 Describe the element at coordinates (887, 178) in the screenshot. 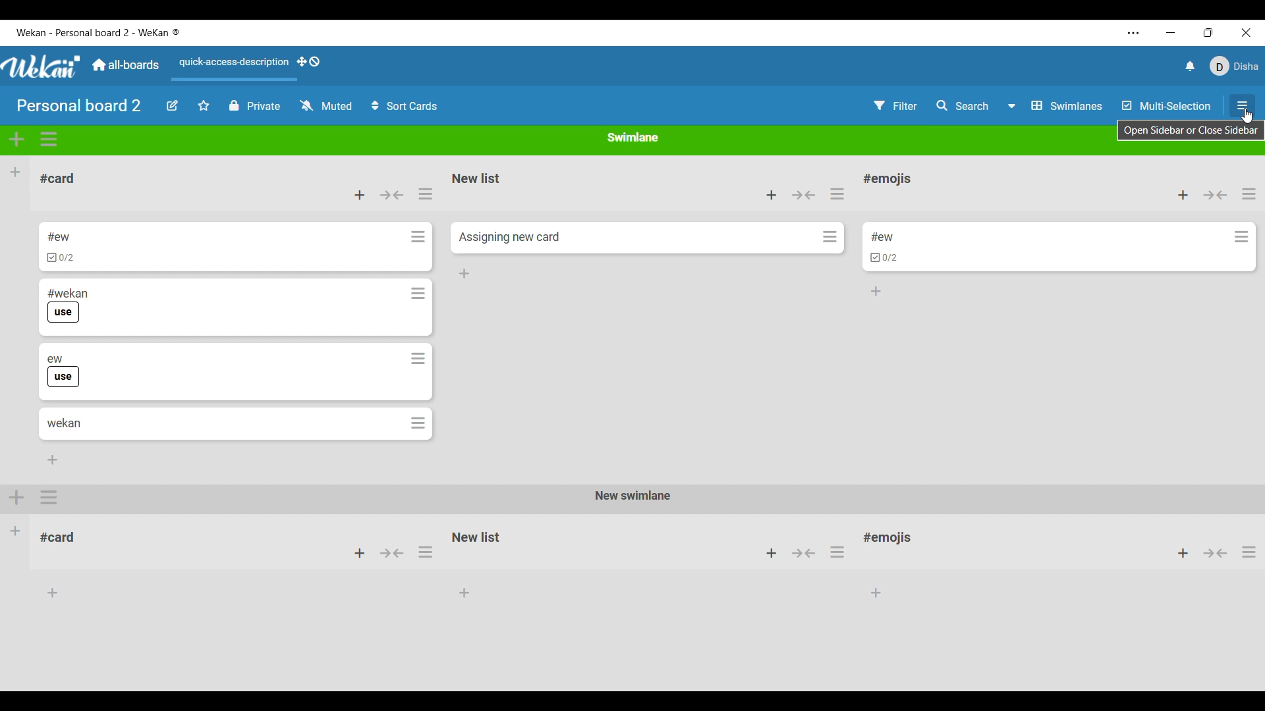

I see `List title` at that location.